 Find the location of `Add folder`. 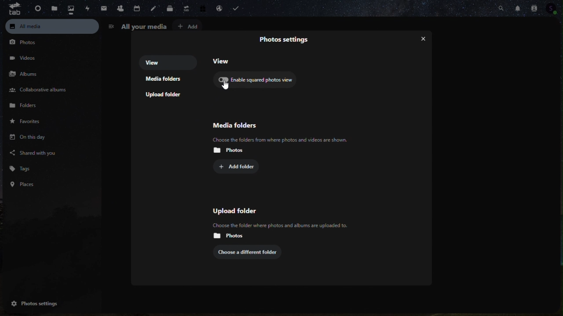

Add folder is located at coordinates (241, 167).